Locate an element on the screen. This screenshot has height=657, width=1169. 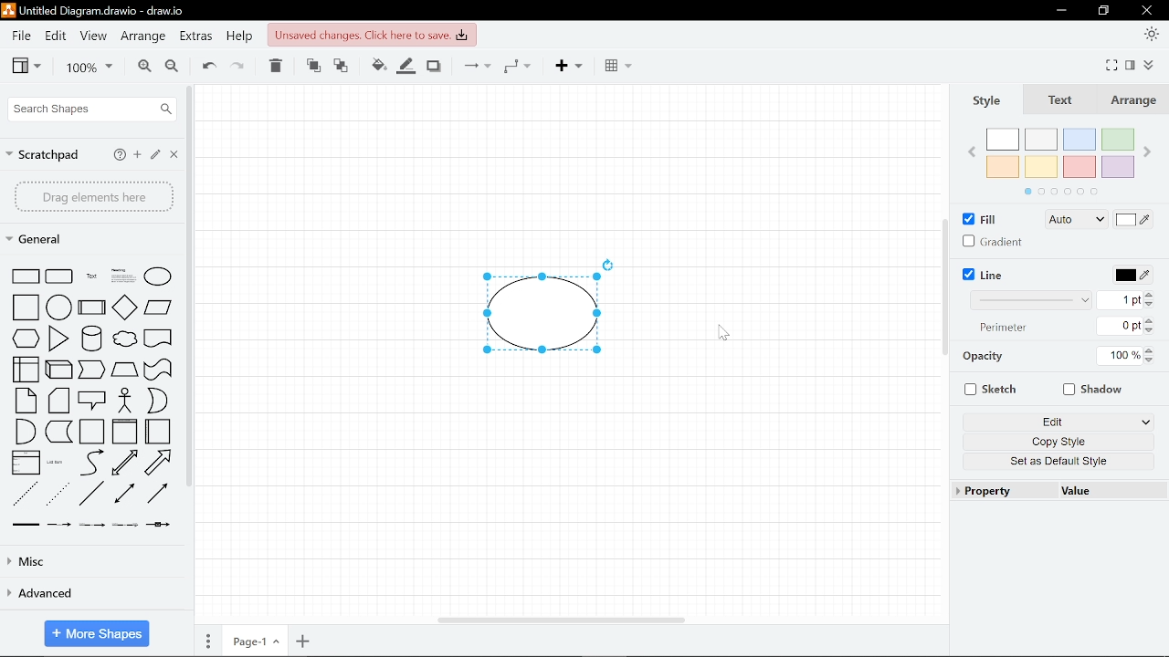
curve is located at coordinates (89, 463).